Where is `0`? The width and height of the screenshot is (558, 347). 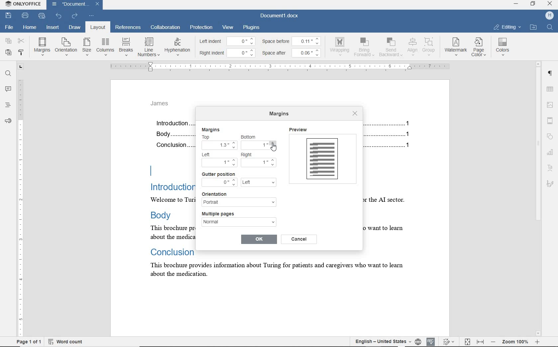 0 is located at coordinates (241, 41).